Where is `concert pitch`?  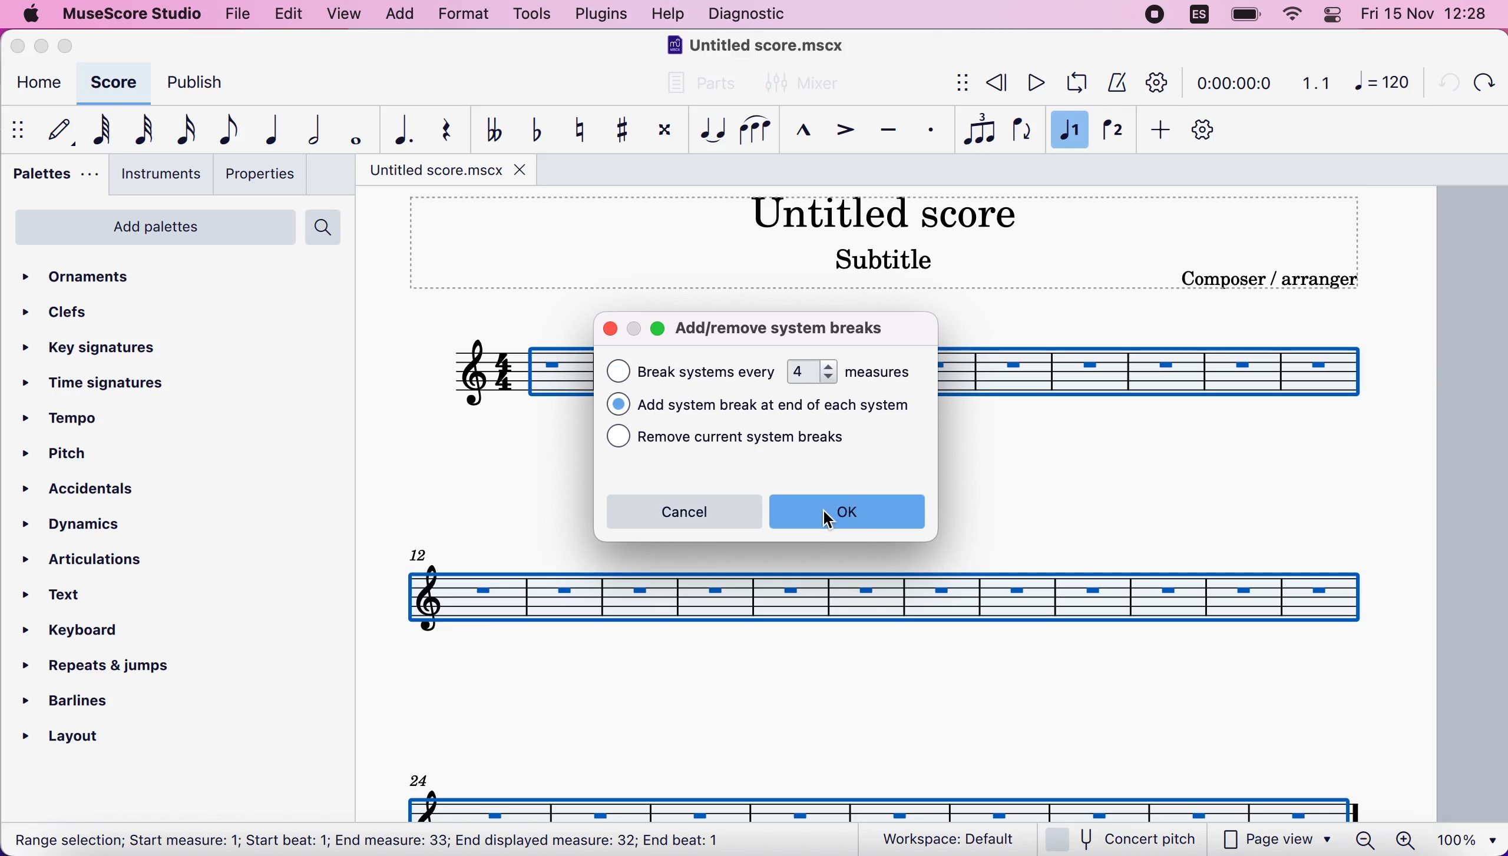
concert pitch is located at coordinates (1128, 840).